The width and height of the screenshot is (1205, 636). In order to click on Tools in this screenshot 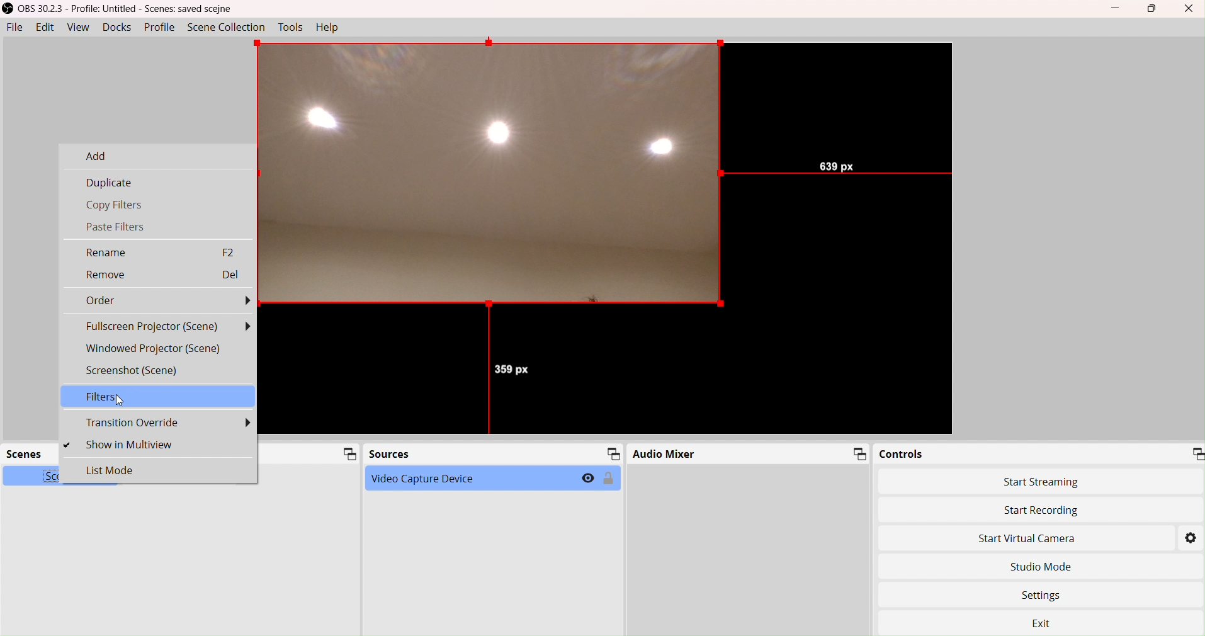, I will do `click(291, 28)`.